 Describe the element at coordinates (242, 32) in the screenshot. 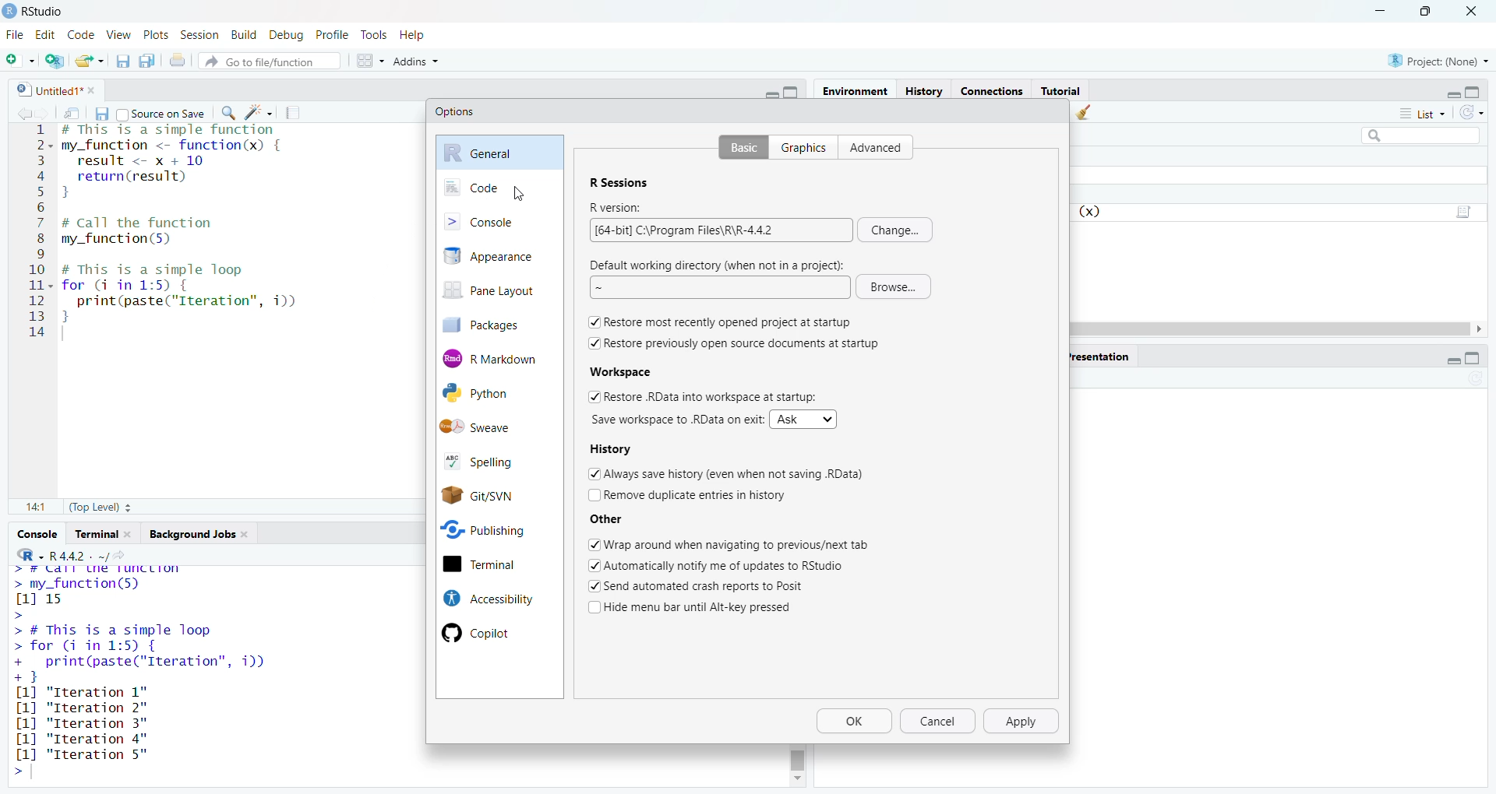

I see `build` at that location.